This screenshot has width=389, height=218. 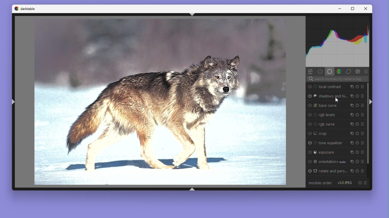 What do you see at coordinates (160, 101) in the screenshot?
I see `Image` at bounding box center [160, 101].